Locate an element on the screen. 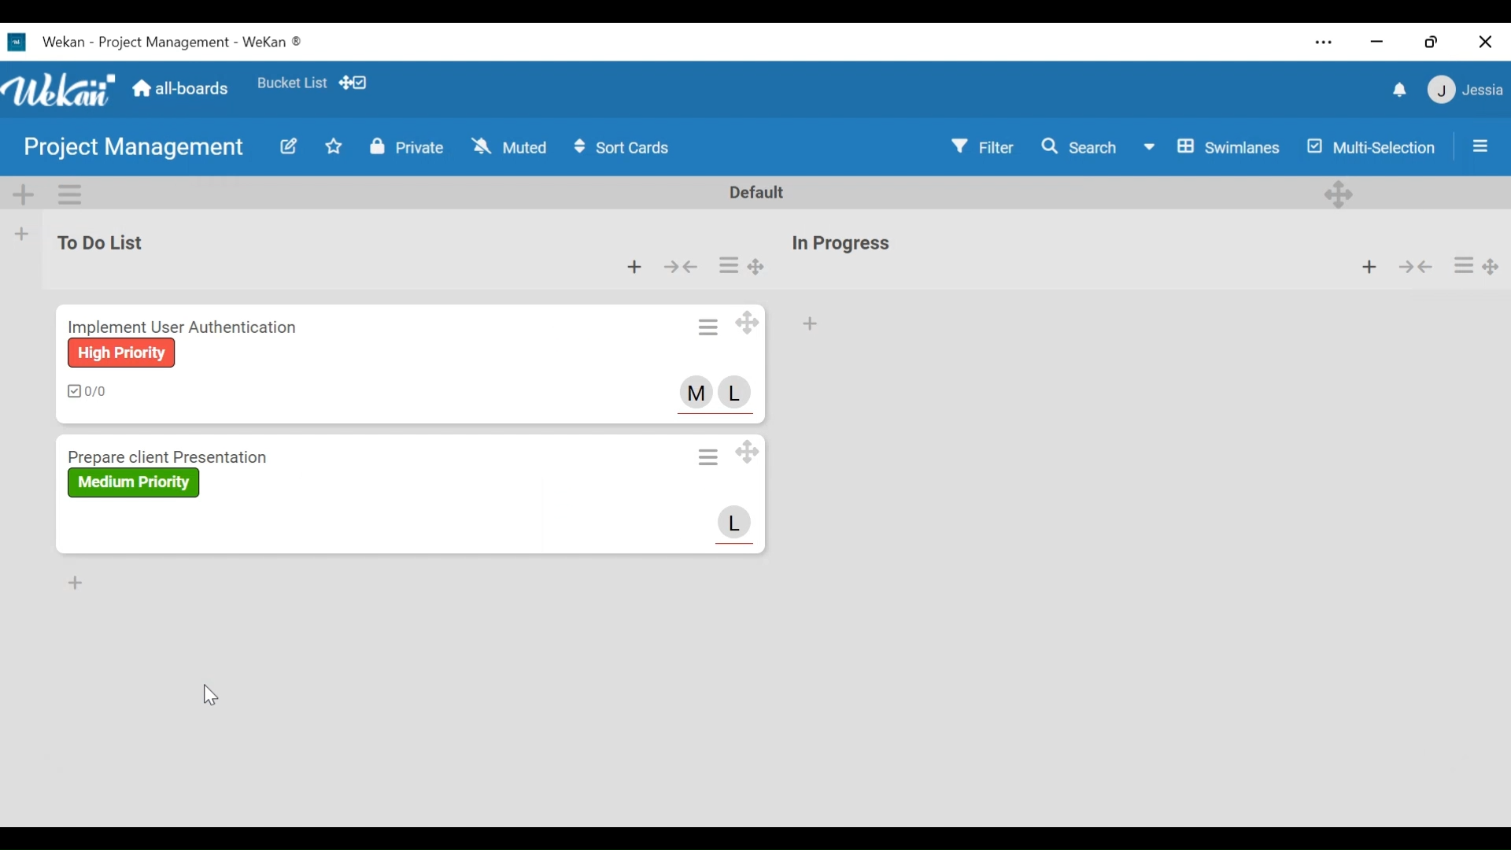 This screenshot has width=1511, height=850. Add card to top of the list is located at coordinates (632, 267).